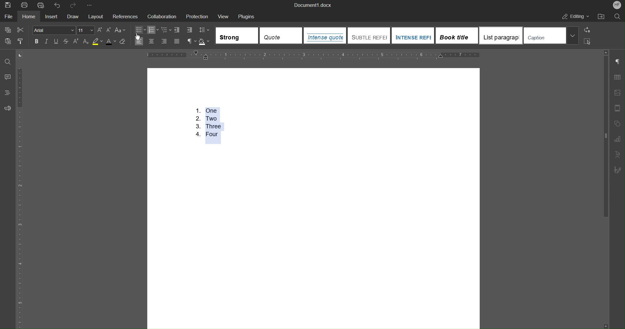 The height and width of the screenshot is (329, 625). What do you see at coordinates (25, 5) in the screenshot?
I see `Print` at bounding box center [25, 5].